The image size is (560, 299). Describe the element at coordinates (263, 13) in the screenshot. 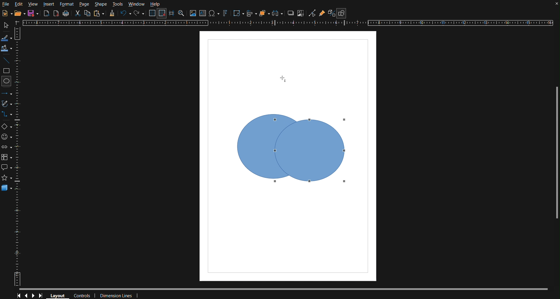

I see `Arrange` at that location.